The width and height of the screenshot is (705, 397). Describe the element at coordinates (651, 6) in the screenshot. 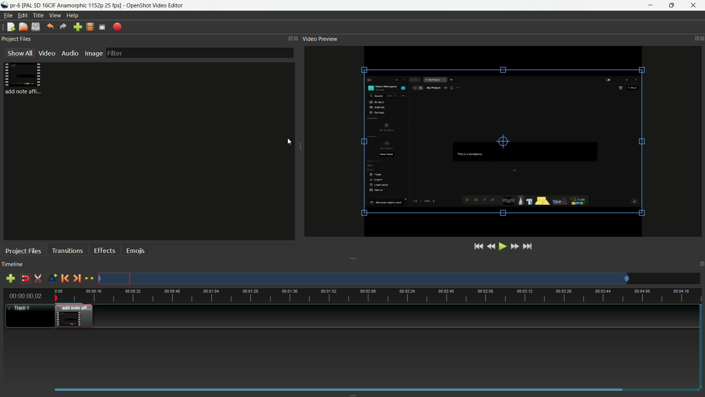

I see `minimize` at that location.